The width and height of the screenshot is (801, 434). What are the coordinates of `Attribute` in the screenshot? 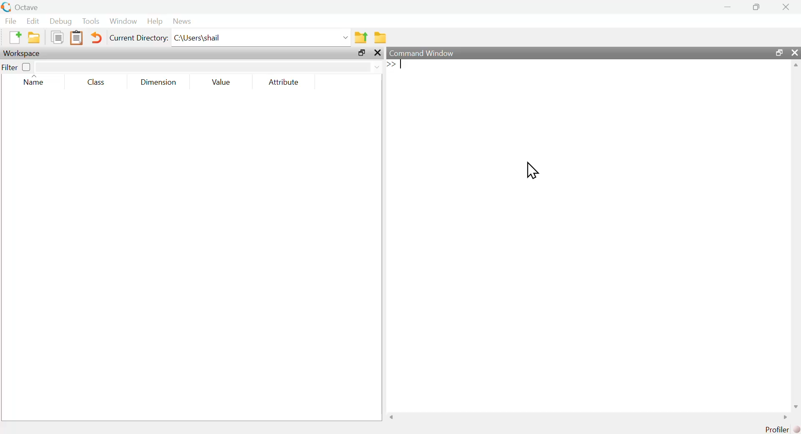 It's located at (285, 82).